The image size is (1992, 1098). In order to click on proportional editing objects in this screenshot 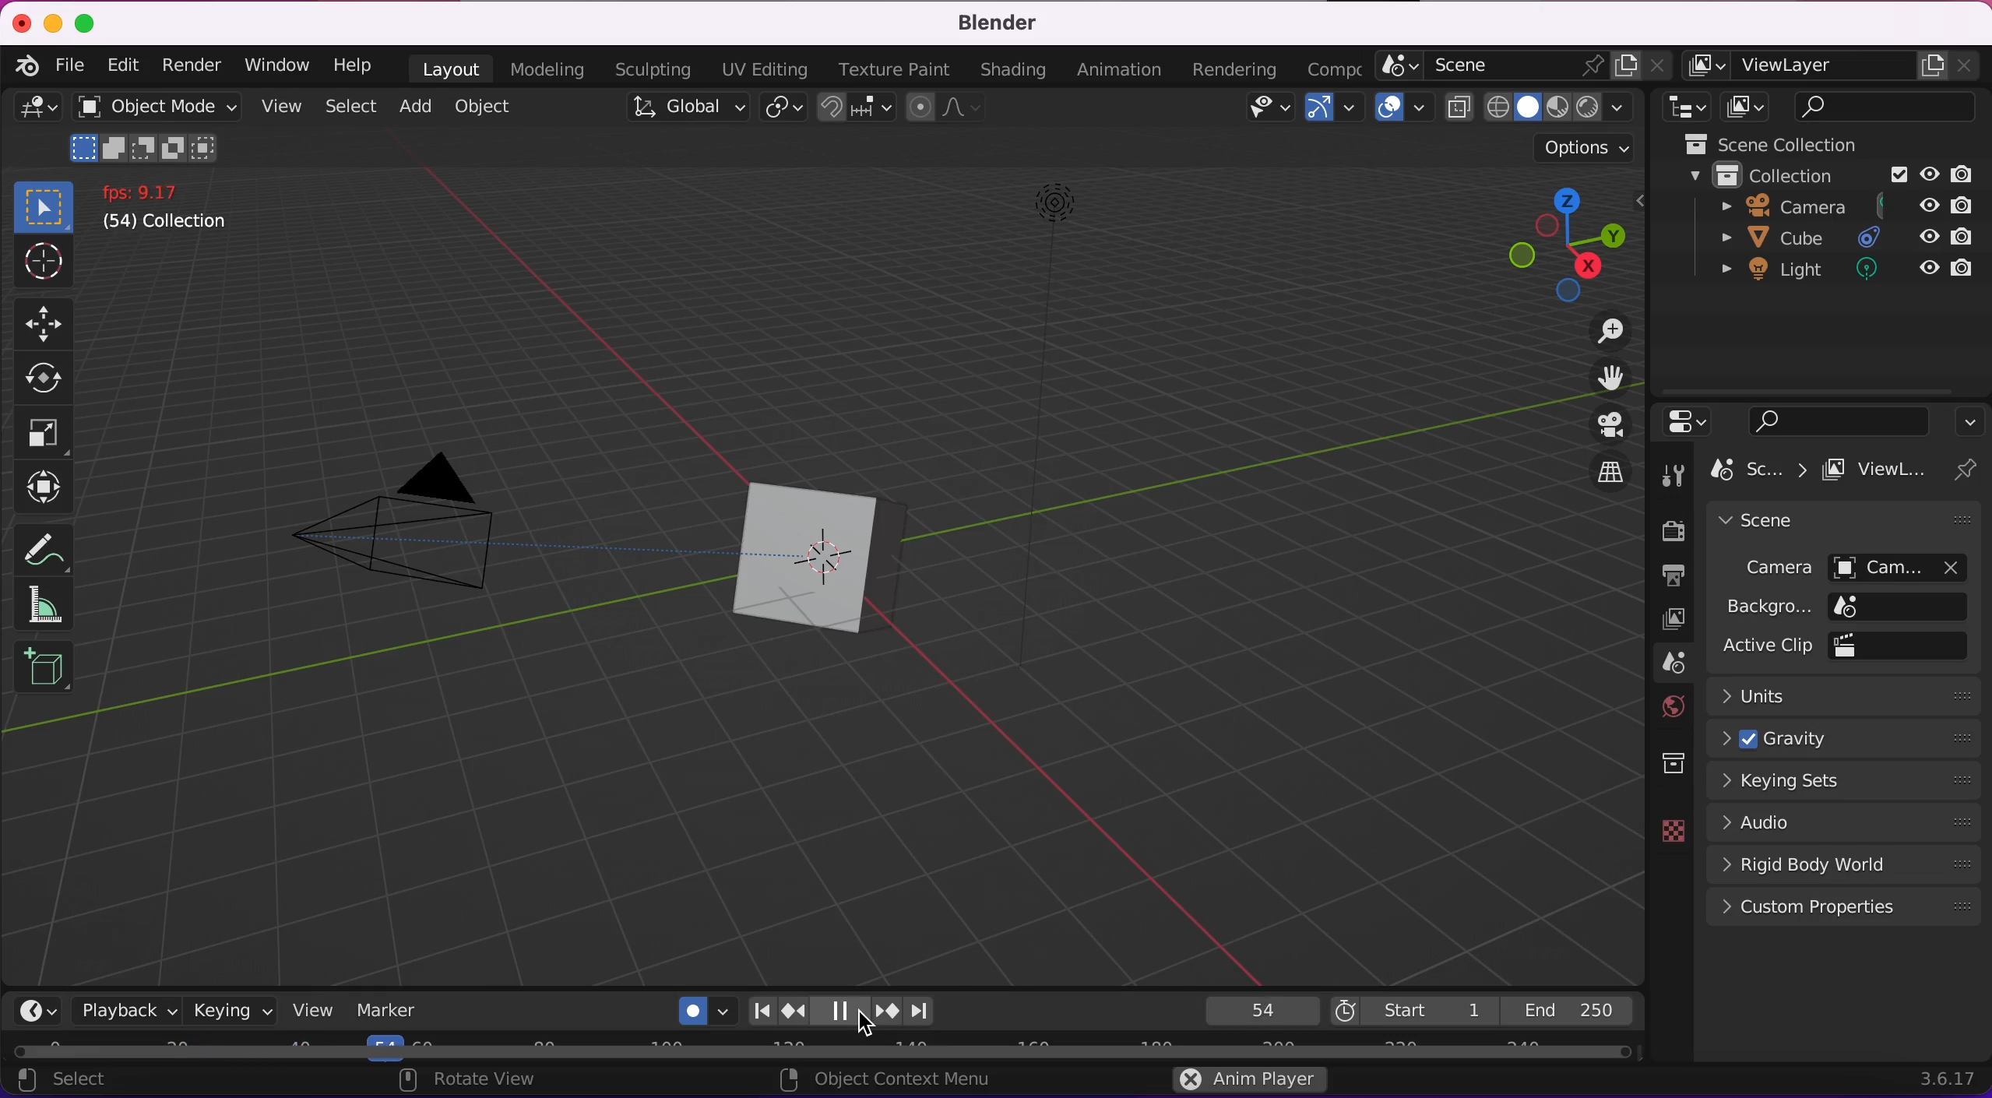, I will do `click(945, 111)`.